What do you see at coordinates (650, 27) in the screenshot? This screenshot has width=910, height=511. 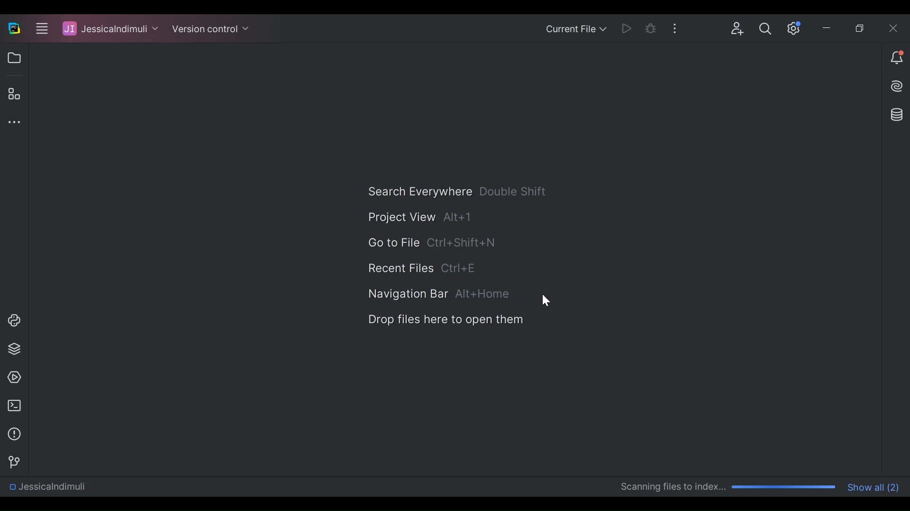 I see `Bug` at bounding box center [650, 27].